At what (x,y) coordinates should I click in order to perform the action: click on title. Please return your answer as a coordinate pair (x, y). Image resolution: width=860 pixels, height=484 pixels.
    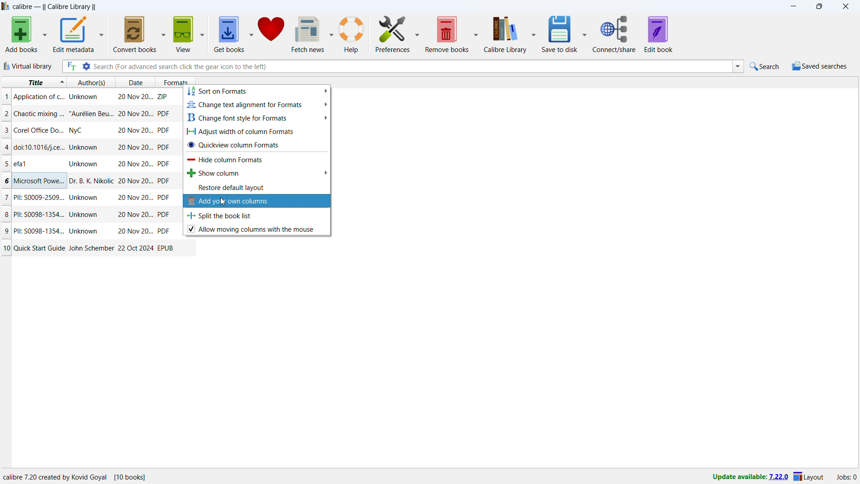
    Looking at the image, I should click on (39, 248).